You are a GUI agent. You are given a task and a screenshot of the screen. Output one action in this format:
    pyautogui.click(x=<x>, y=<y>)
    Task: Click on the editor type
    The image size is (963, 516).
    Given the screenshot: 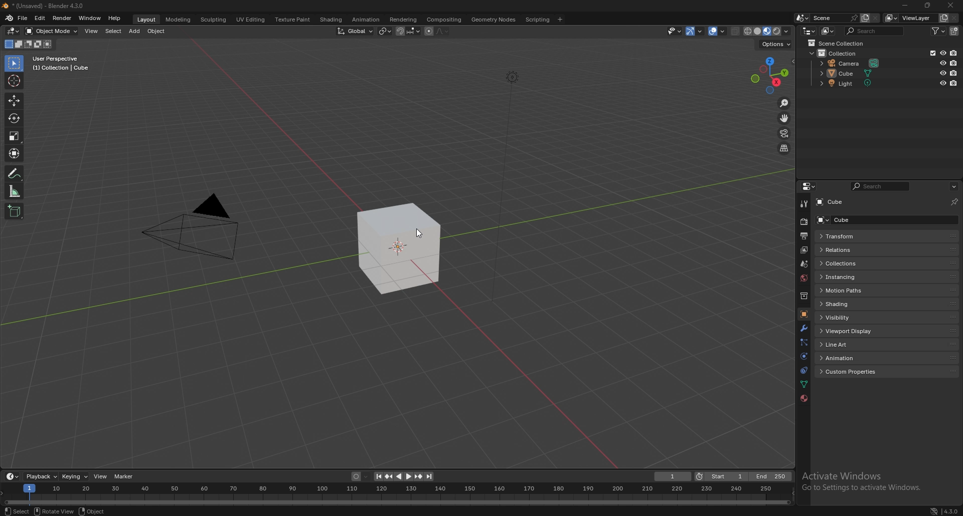 What is the action you would take?
    pyautogui.click(x=809, y=31)
    